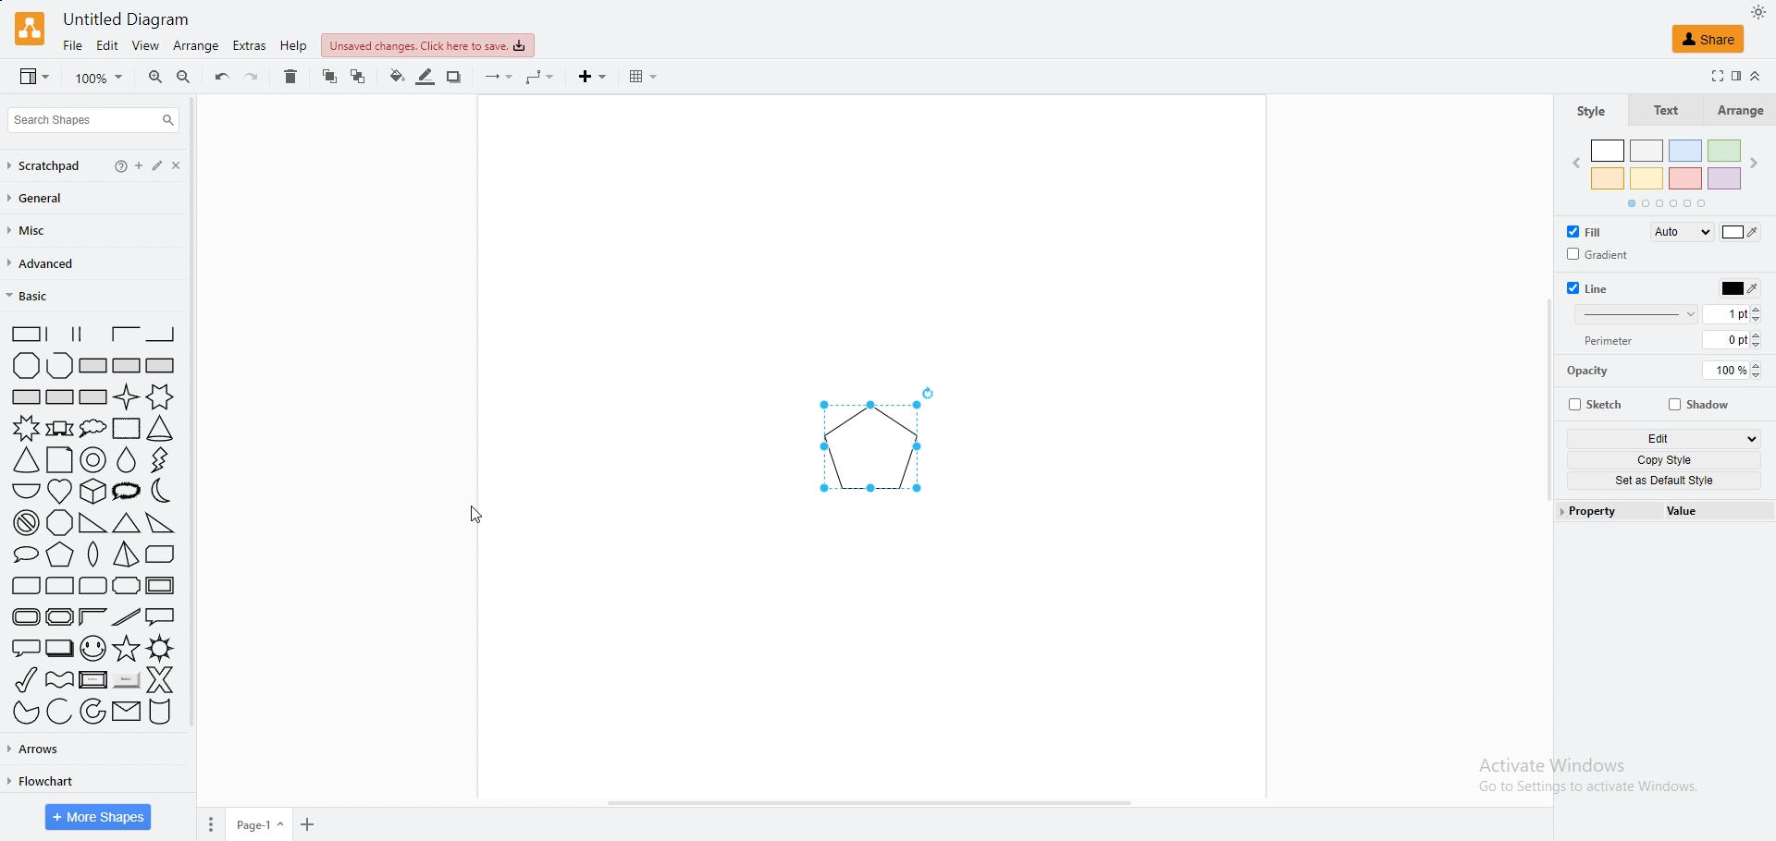  What do you see at coordinates (1664, 460) in the screenshot?
I see `copy style` at bounding box center [1664, 460].